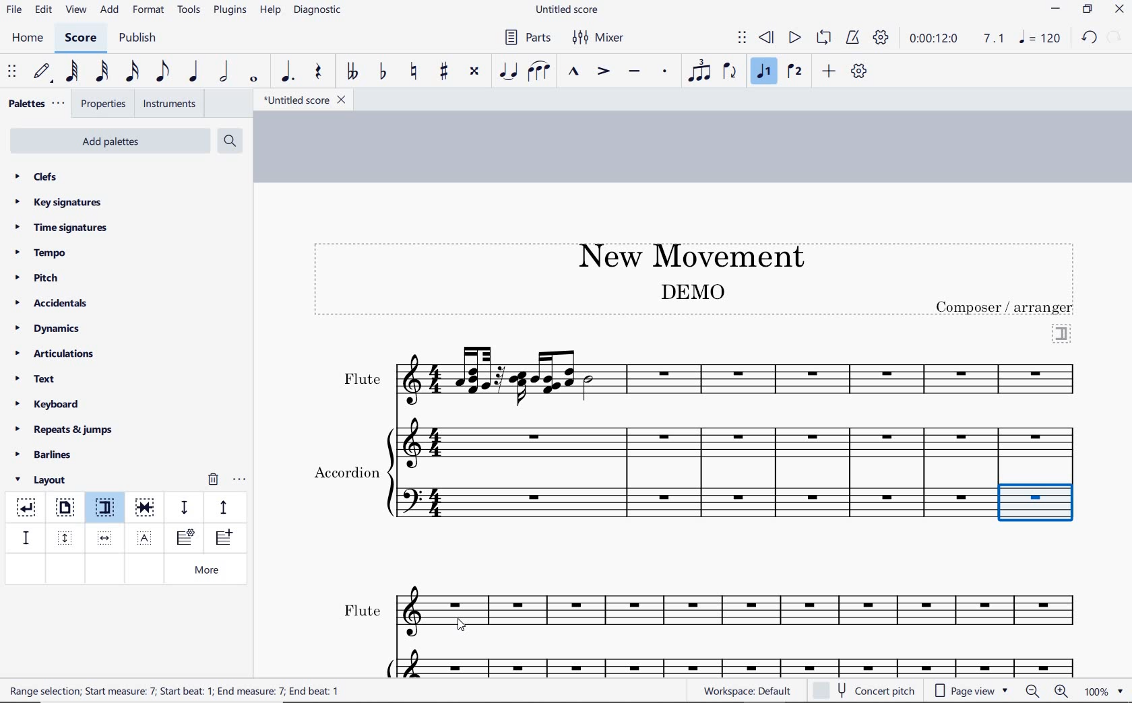 The image size is (1132, 703). I want to click on minimize, so click(1056, 10).